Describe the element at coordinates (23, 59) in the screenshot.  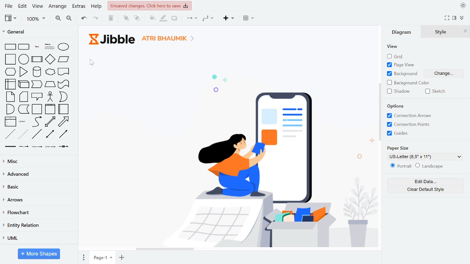
I see `general shapes` at that location.